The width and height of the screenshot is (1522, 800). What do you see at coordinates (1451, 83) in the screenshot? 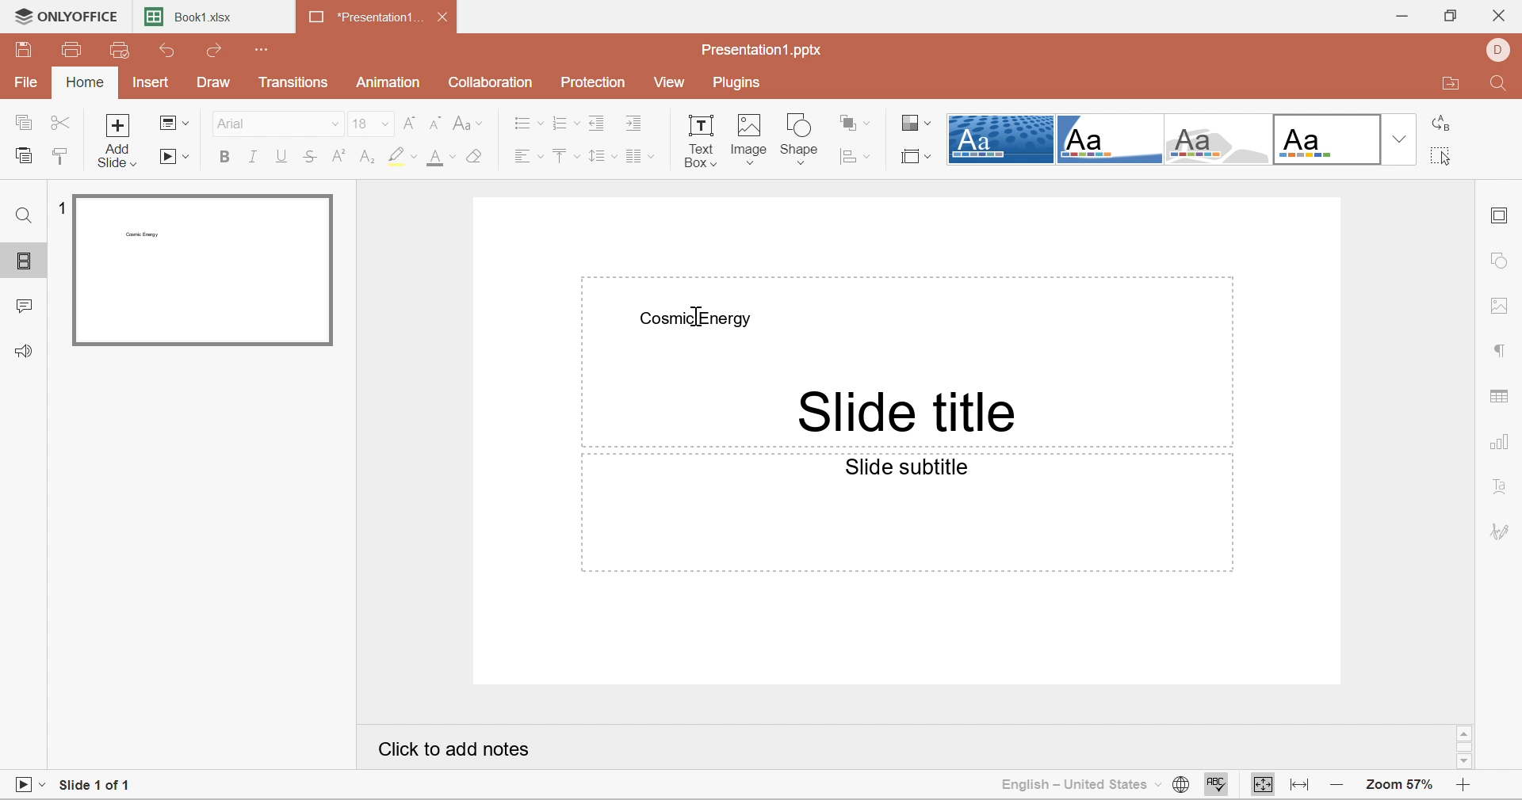
I see `Open file location` at bounding box center [1451, 83].